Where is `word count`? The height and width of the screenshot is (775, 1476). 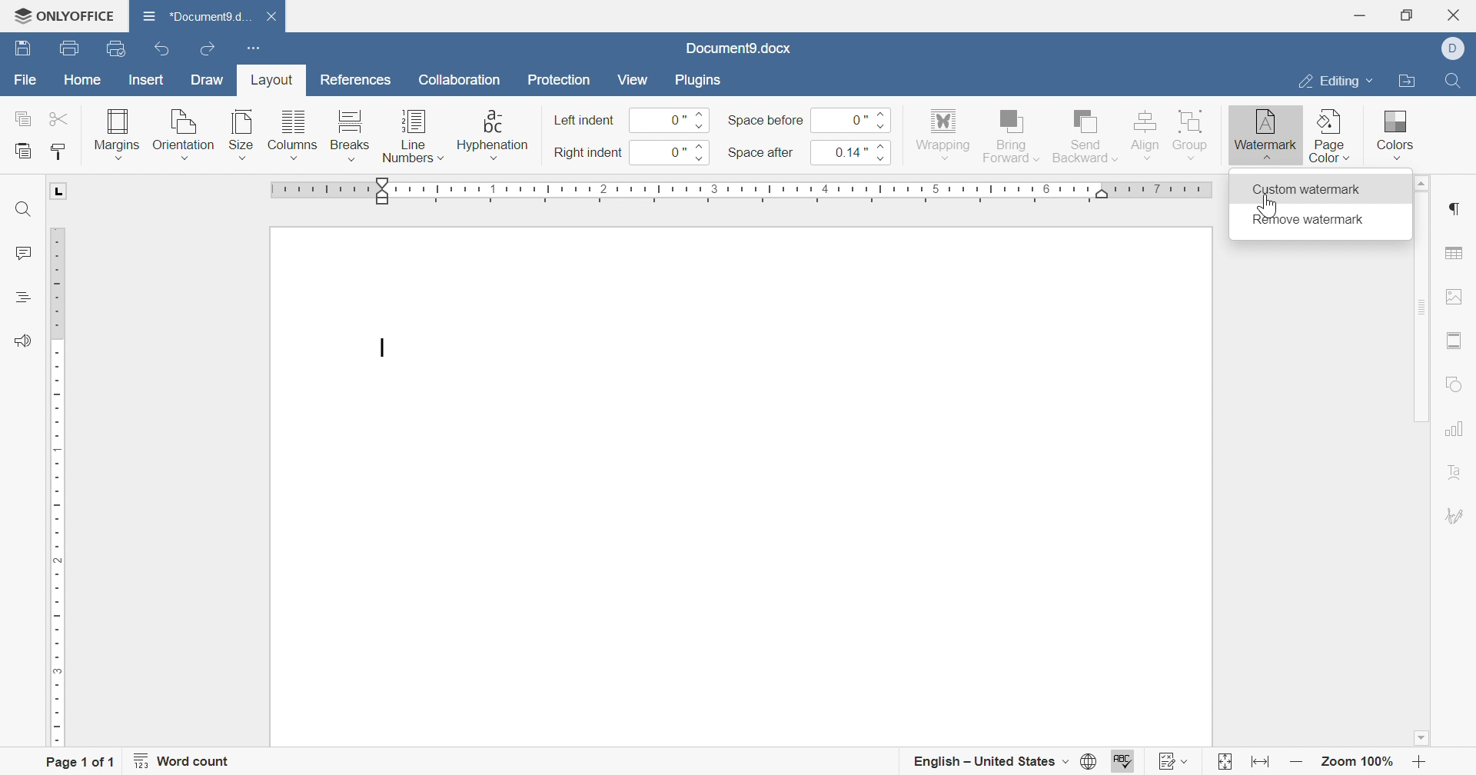 word count is located at coordinates (182, 761).